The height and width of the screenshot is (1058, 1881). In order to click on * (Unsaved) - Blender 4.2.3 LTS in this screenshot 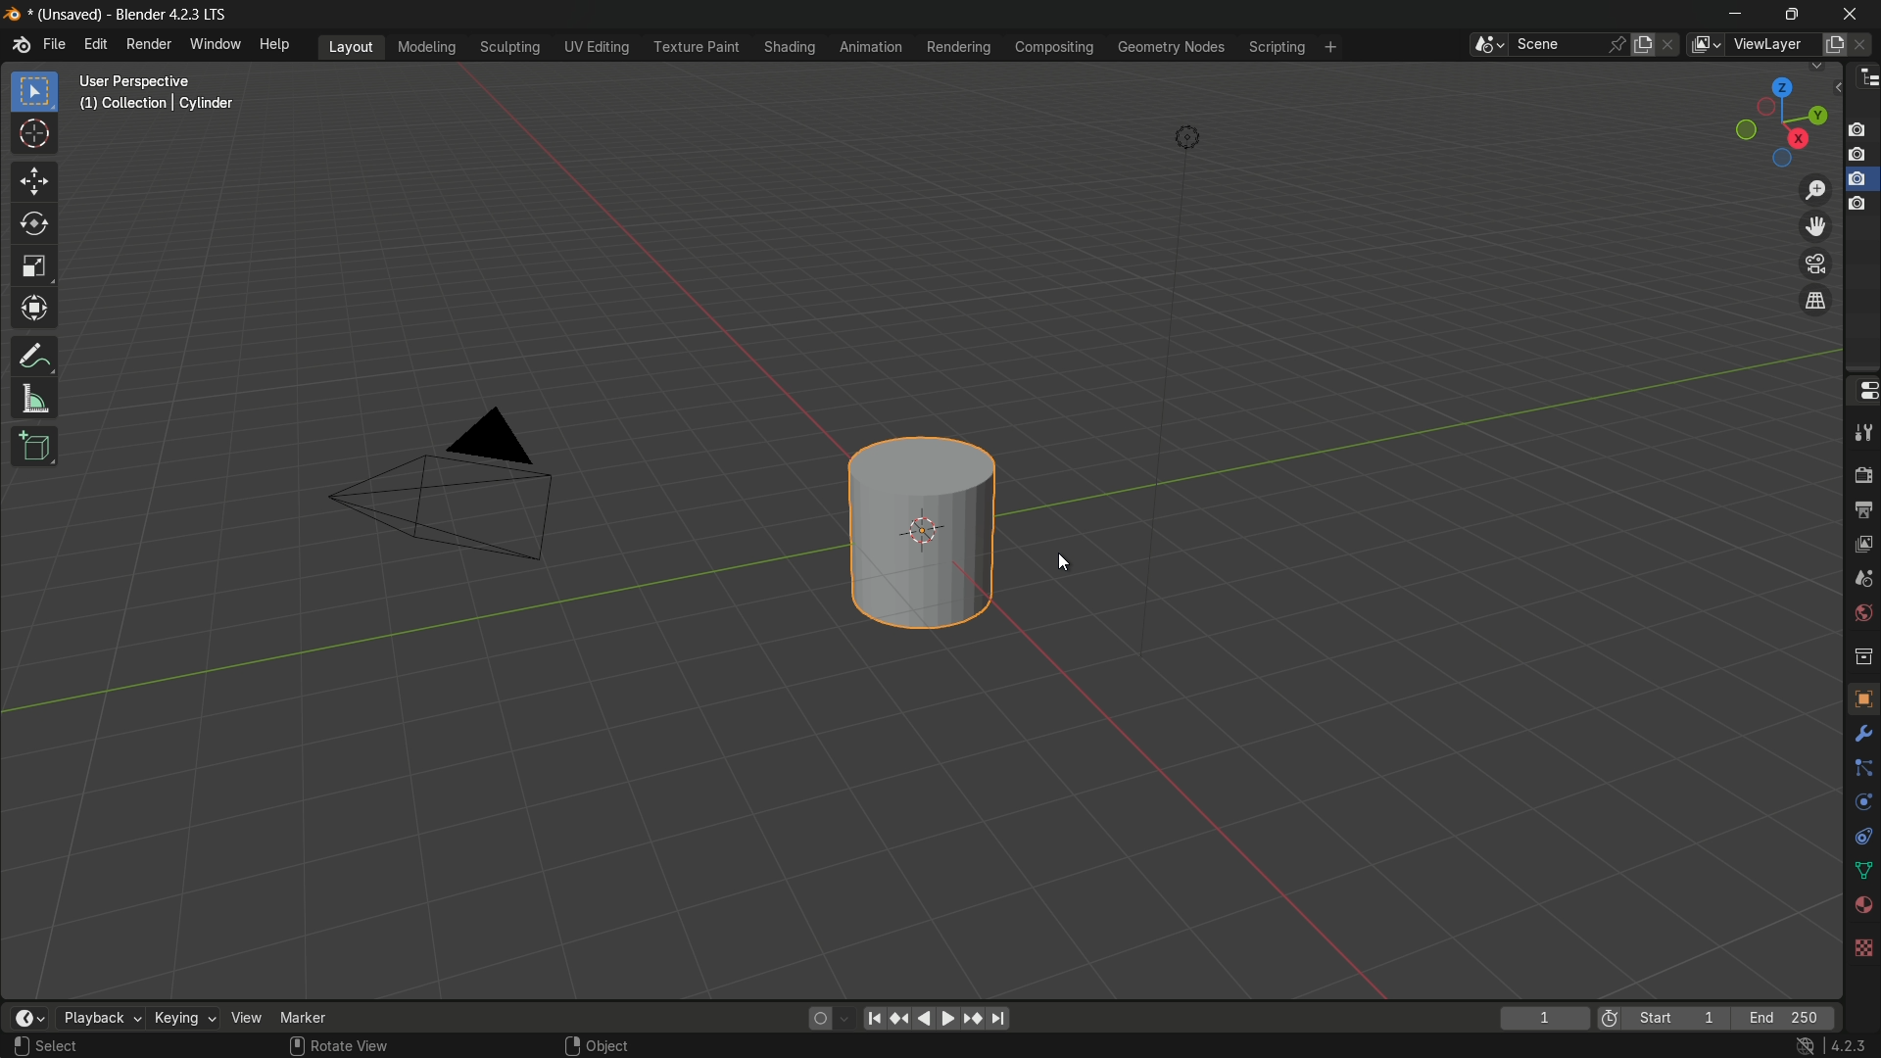, I will do `click(133, 15)`.